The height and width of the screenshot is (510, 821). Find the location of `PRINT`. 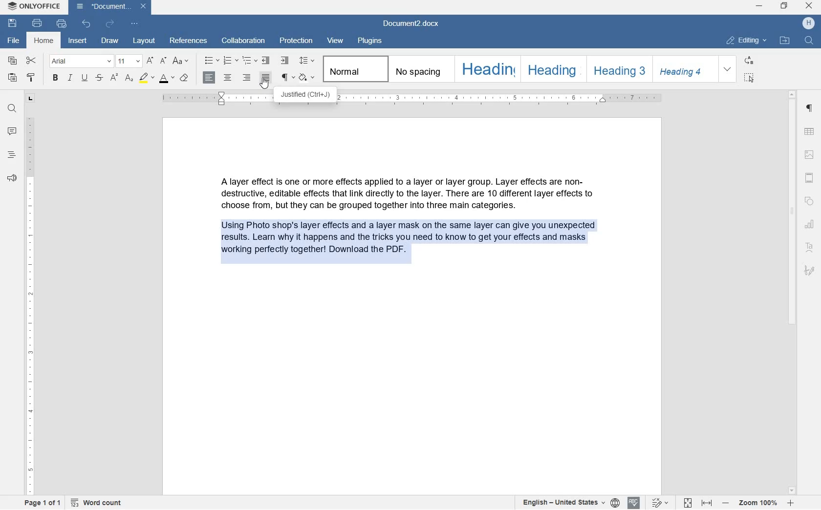

PRINT is located at coordinates (38, 23).